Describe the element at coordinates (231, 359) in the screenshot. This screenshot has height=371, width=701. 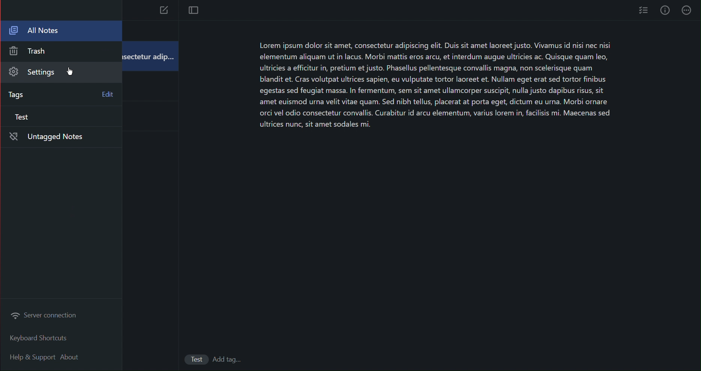
I see `add Tags` at that location.